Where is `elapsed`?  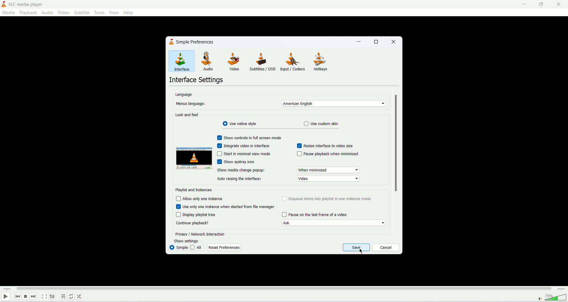 elapsed is located at coordinates (8, 289).